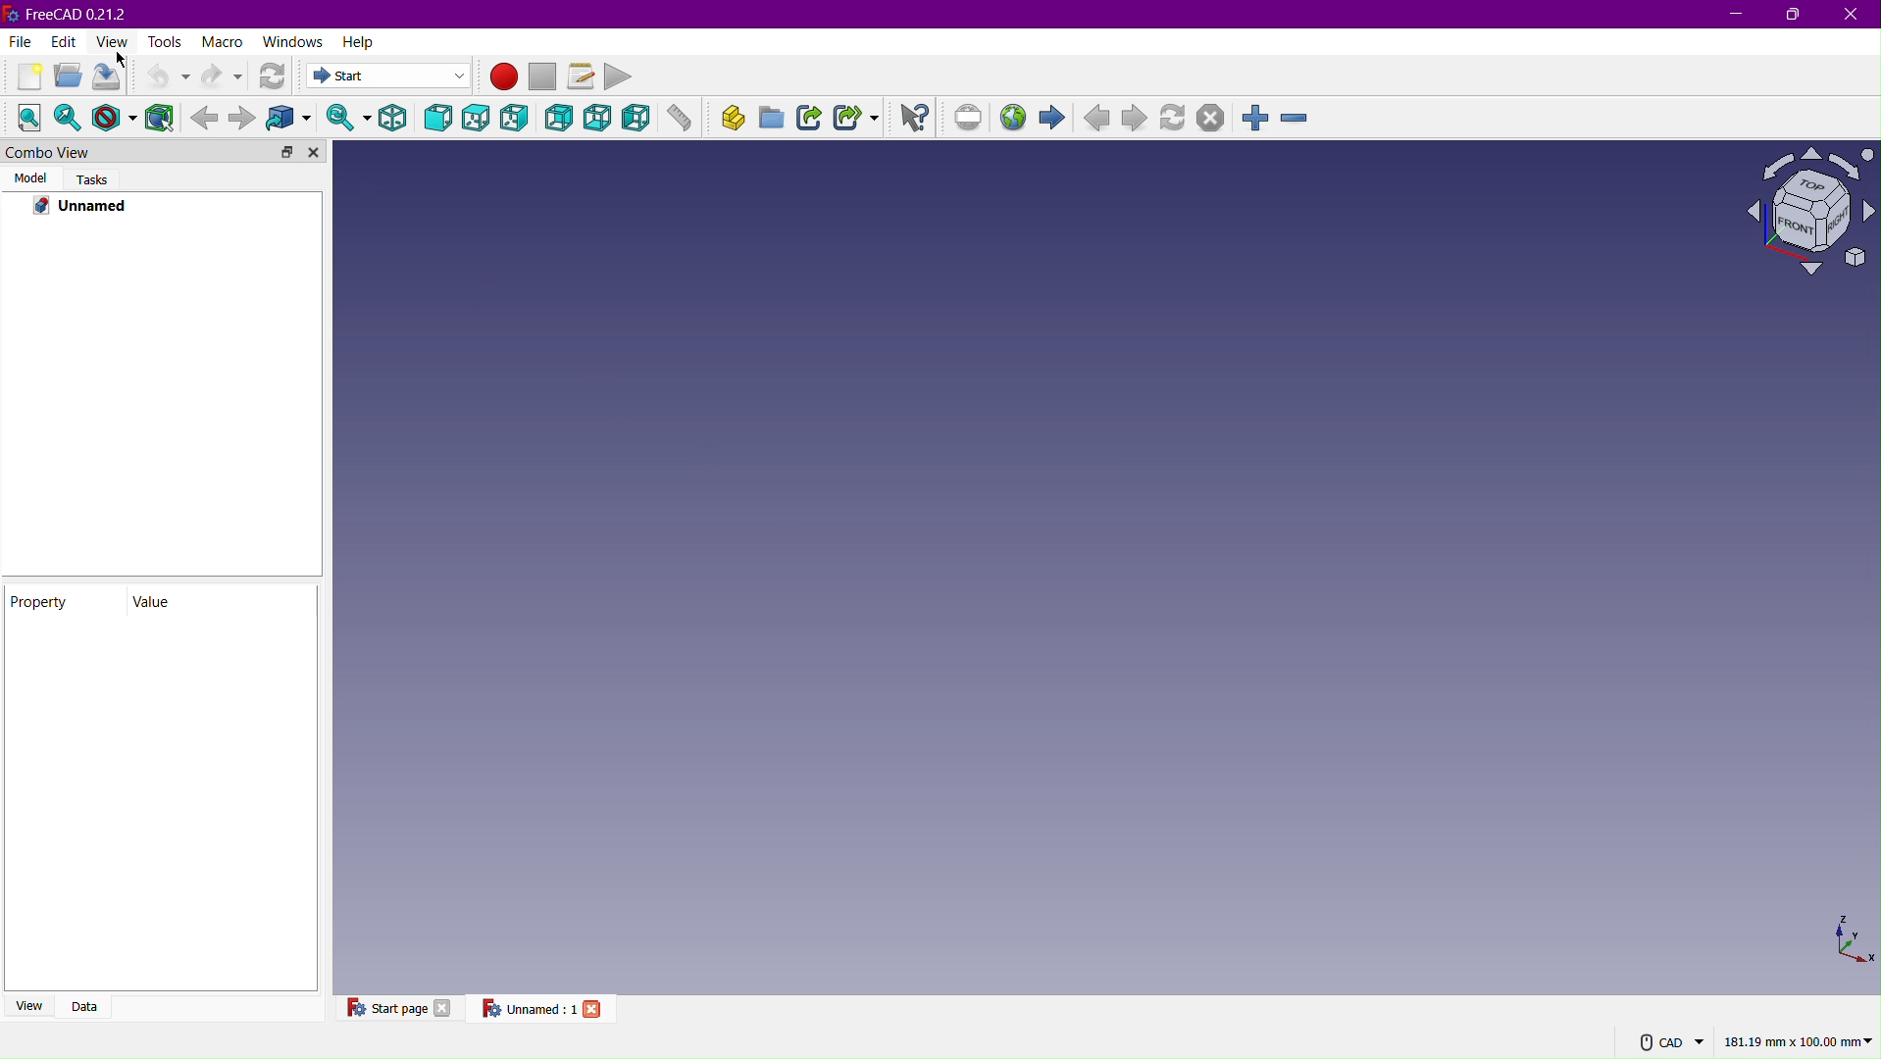  Describe the element at coordinates (581, 77) in the screenshot. I see `Macros` at that location.